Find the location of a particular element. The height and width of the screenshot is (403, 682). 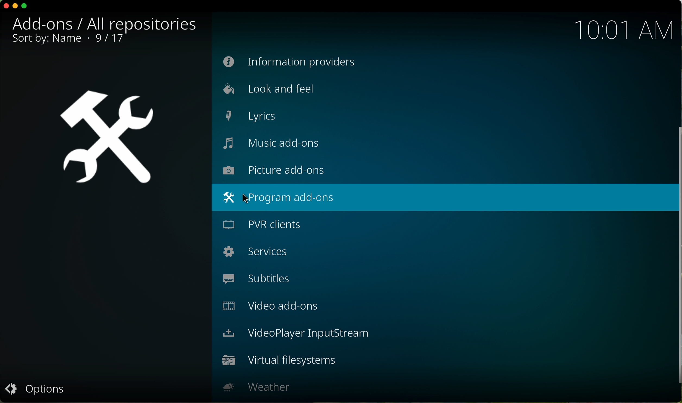

add-ons / all repositories is located at coordinates (103, 24).